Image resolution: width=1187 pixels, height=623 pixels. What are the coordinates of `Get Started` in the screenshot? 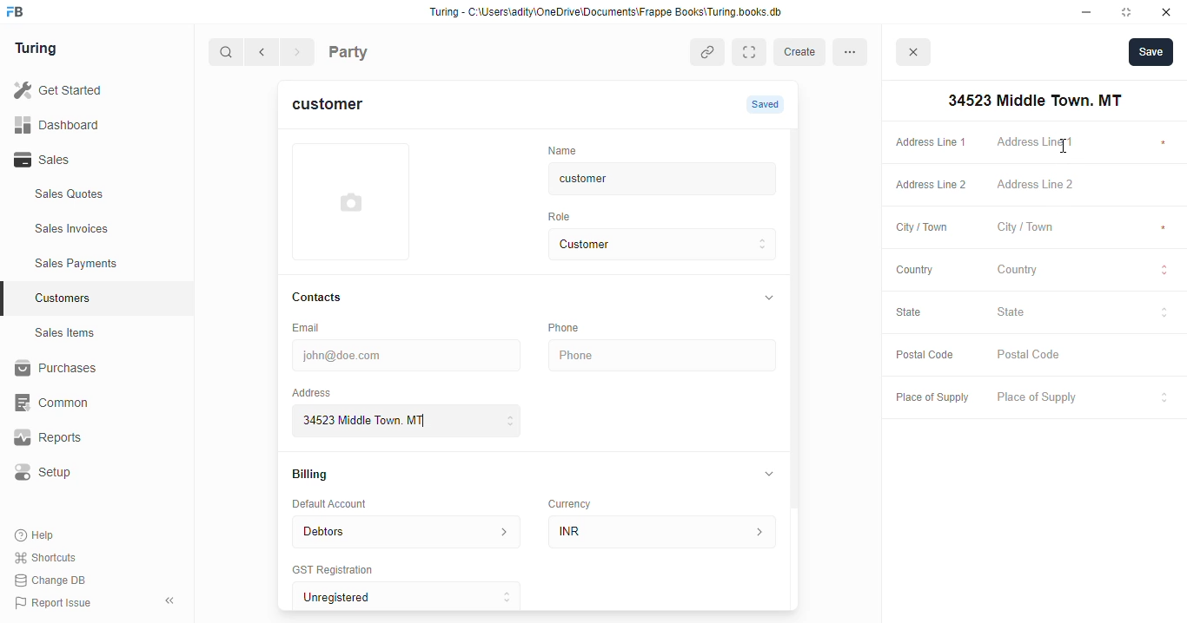 It's located at (81, 91).